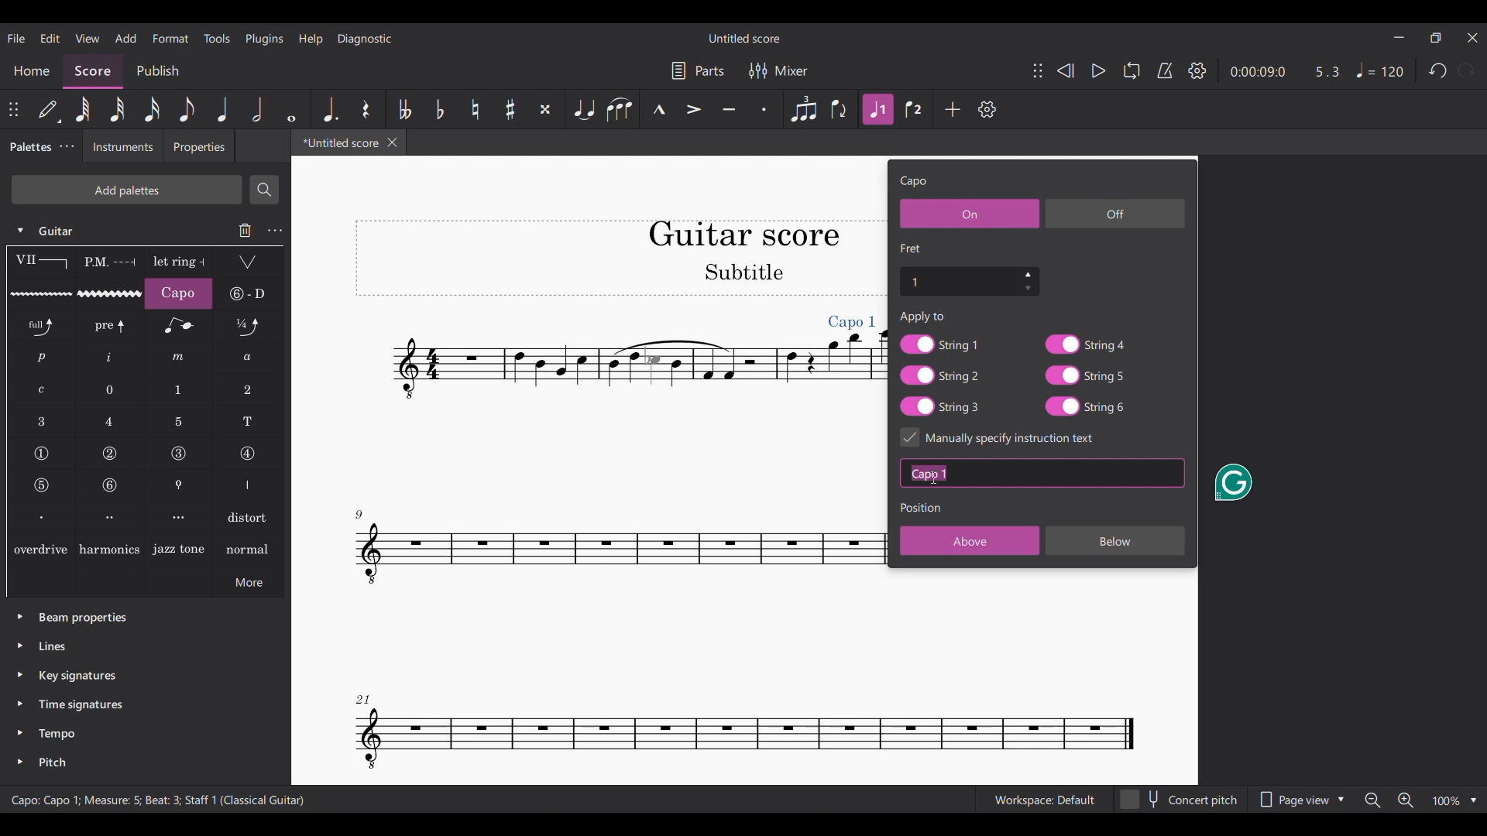 Image resolution: width=1487 pixels, height=836 pixels. I want to click on Rest, so click(366, 109).